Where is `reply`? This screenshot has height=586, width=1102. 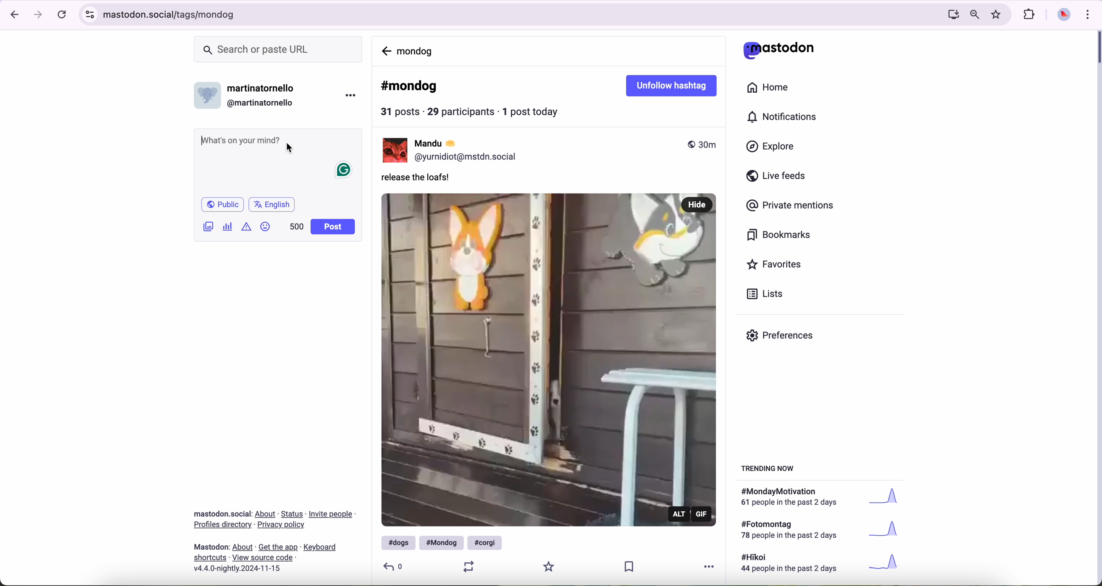
reply is located at coordinates (394, 566).